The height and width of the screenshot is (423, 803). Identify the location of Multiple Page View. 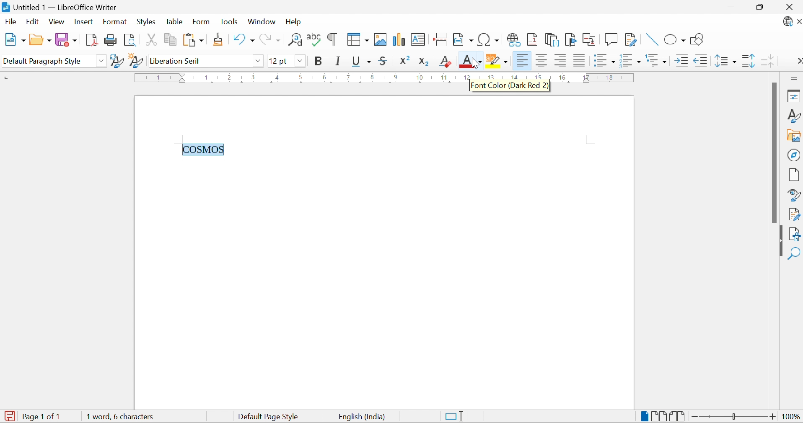
(659, 415).